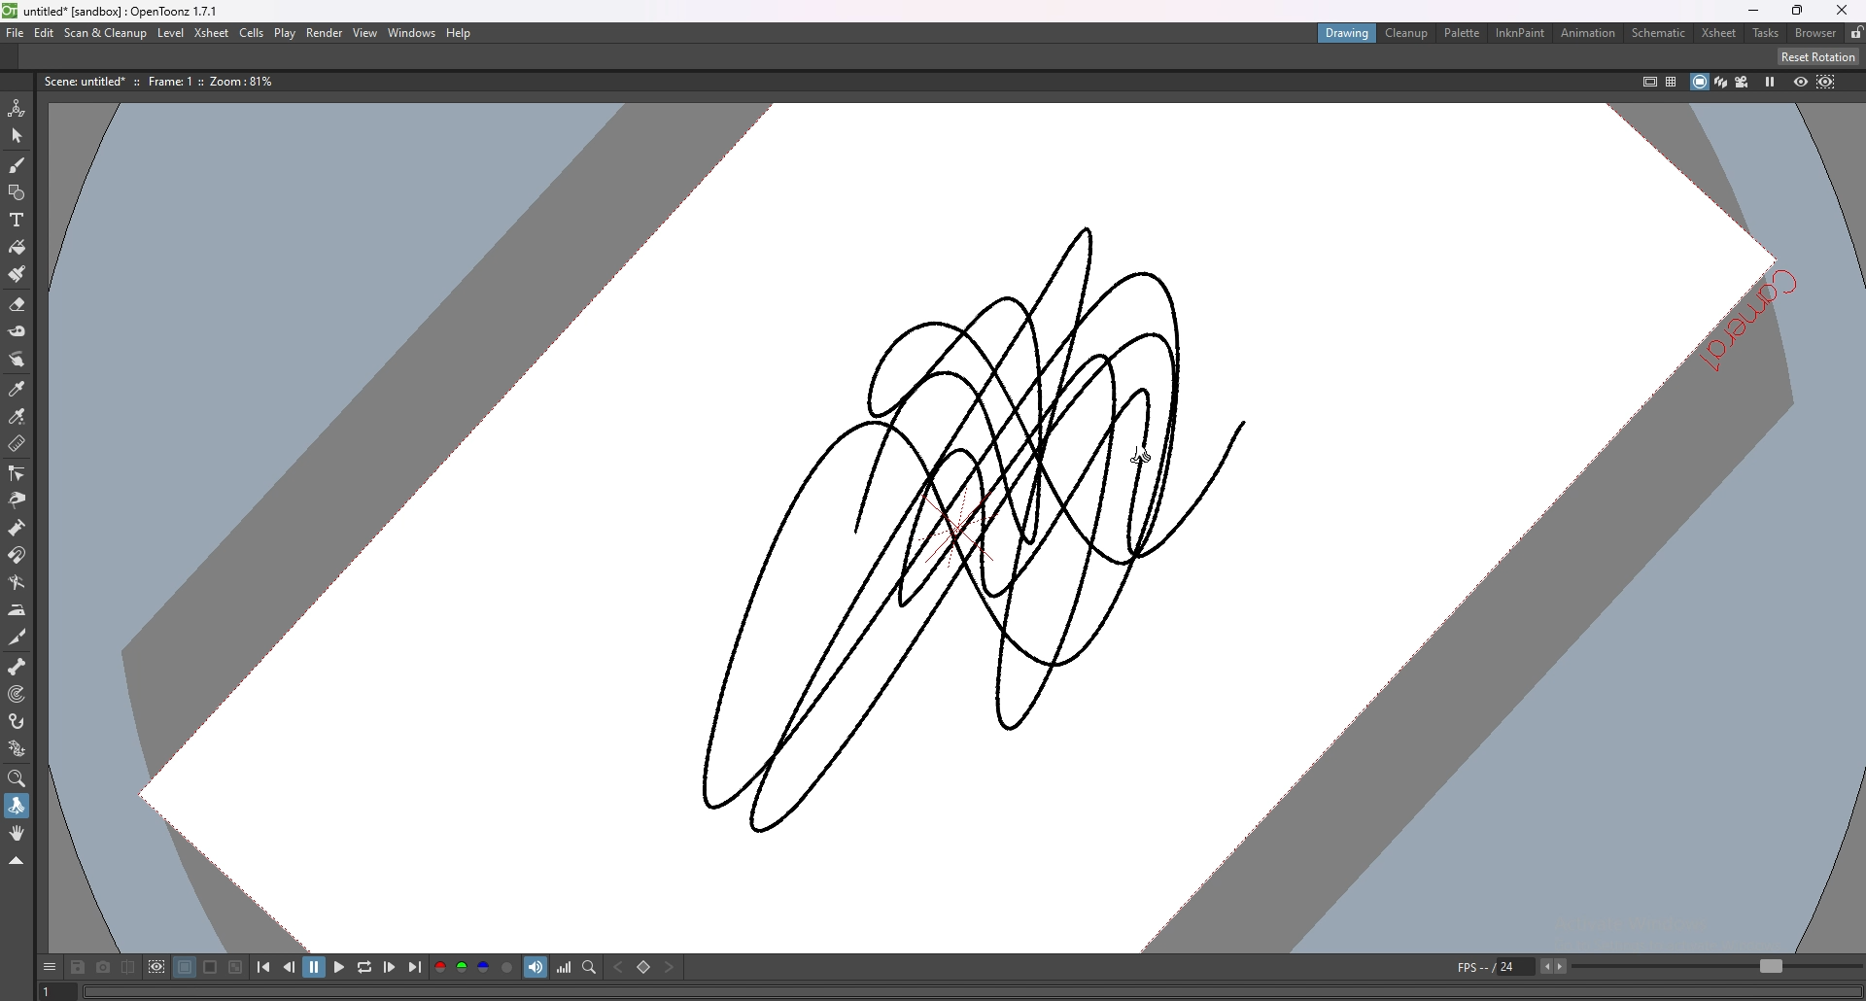 The image size is (1866, 1001). I want to click on xsheet, so click(212, 32).